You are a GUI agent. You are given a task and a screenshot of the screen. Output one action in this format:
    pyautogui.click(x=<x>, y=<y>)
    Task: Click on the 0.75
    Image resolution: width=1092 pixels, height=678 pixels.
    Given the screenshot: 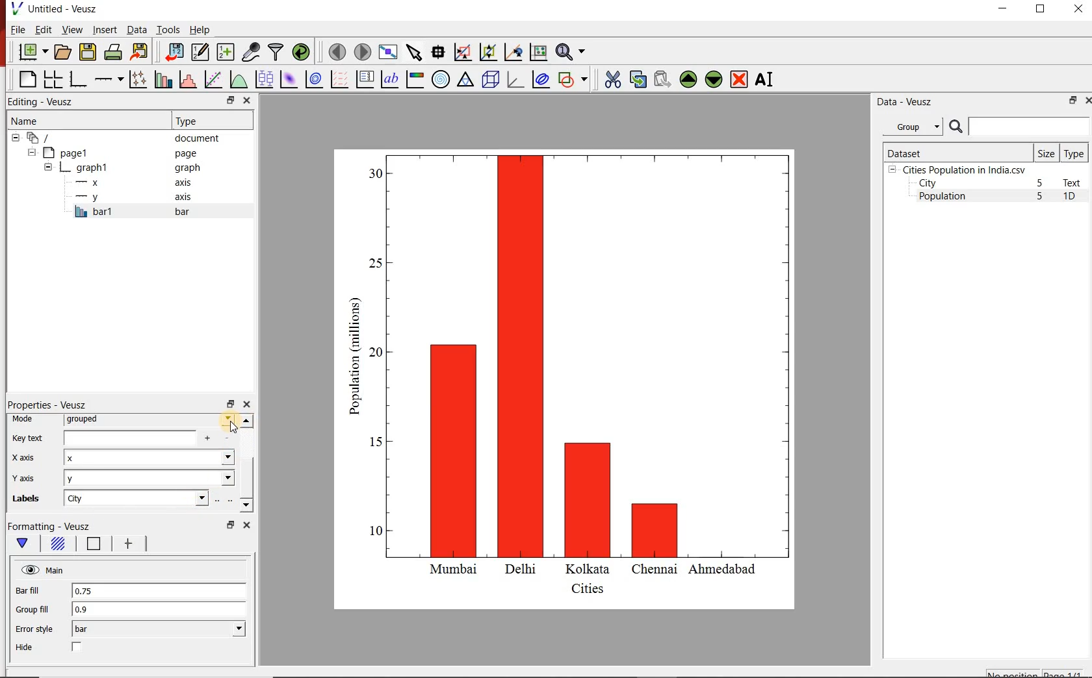 What is the action you would take?
    pyautogui.click(x=158, y=592)
    